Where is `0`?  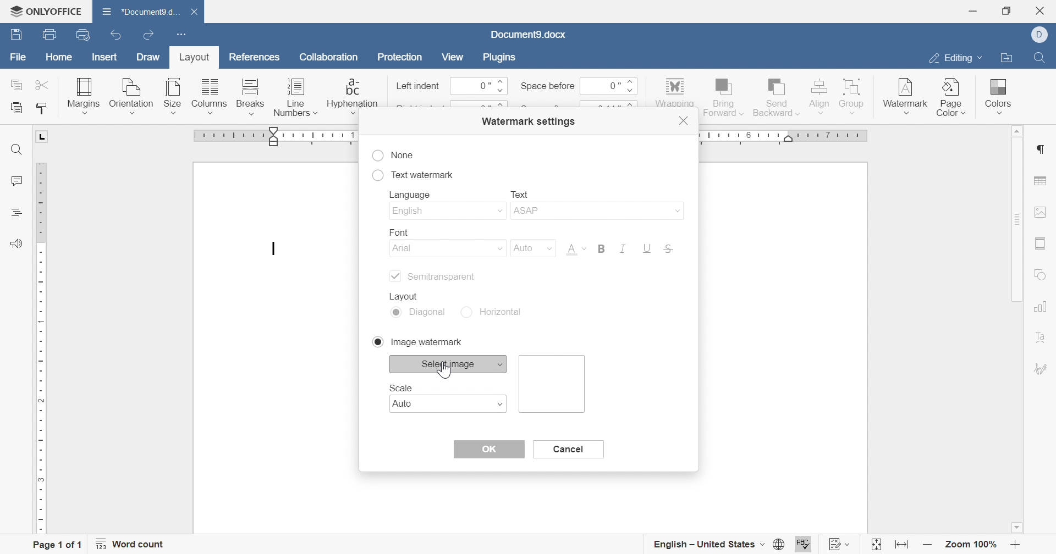 0 is located at coordinates (607, 85).